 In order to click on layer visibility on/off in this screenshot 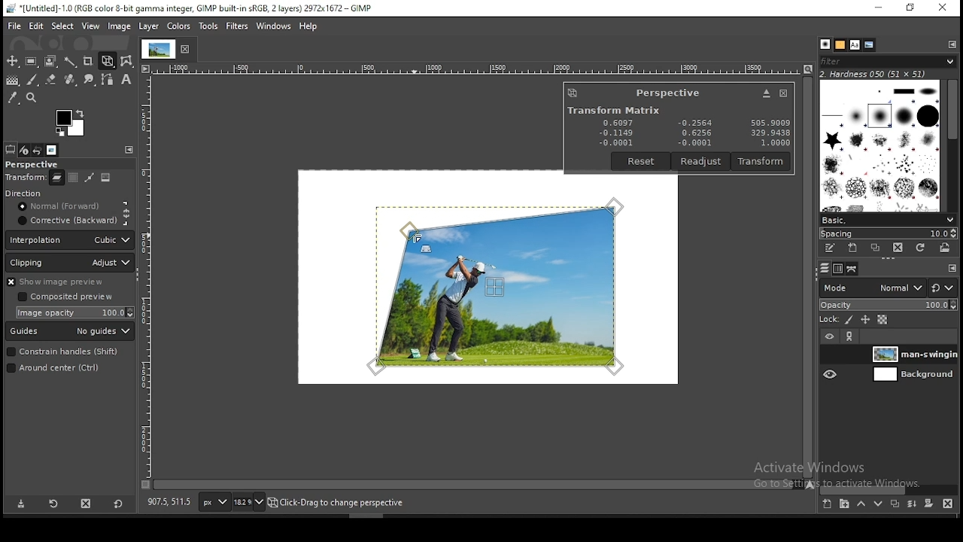, I will do `click(831, 376)`.